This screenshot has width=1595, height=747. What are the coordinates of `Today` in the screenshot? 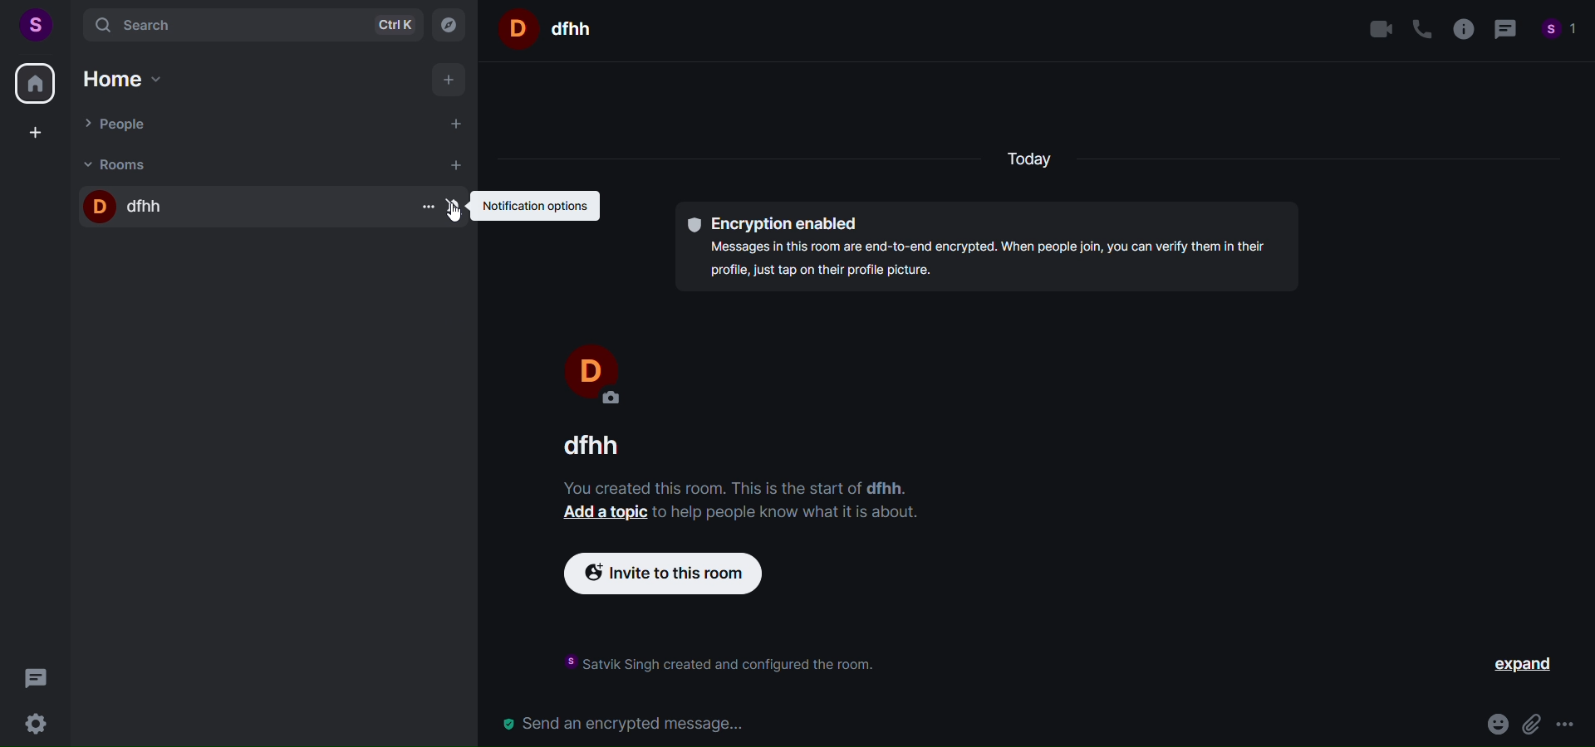 It's located at (1036, 162).